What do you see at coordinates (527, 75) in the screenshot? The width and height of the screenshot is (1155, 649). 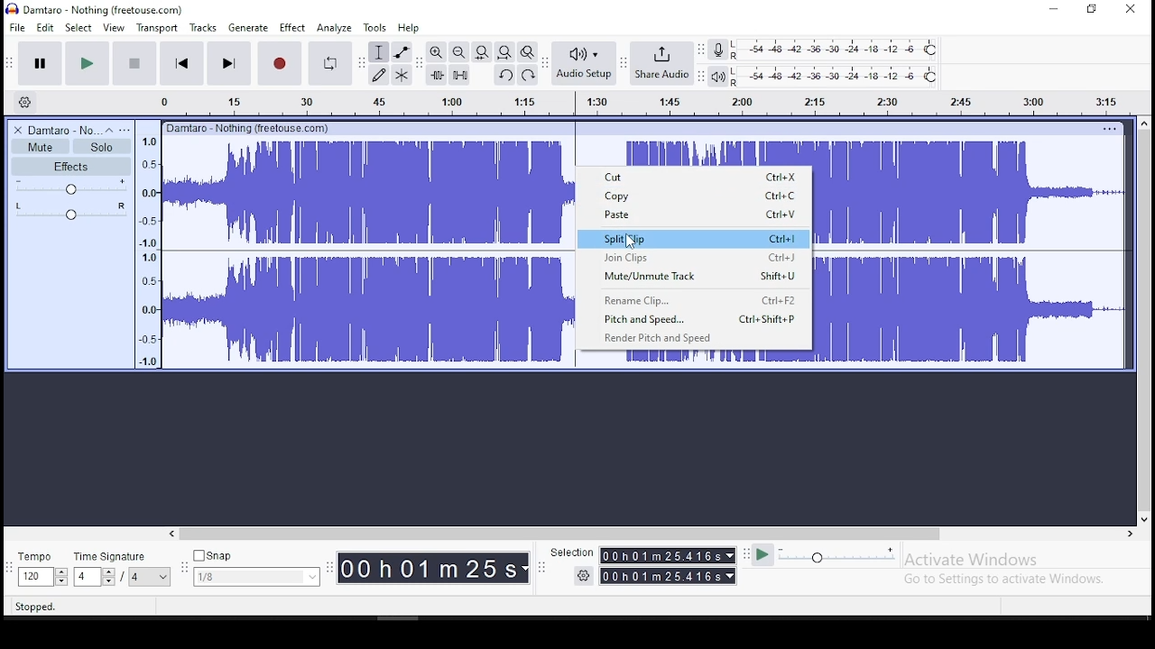 I see `redo` at bounding box center [527, 75].